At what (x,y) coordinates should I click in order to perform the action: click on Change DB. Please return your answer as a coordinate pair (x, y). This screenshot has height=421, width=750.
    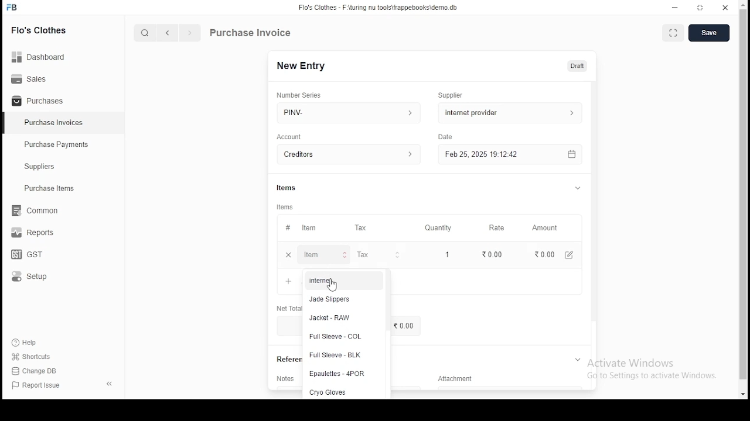
    Looking at the image, I should click on (38, 371).